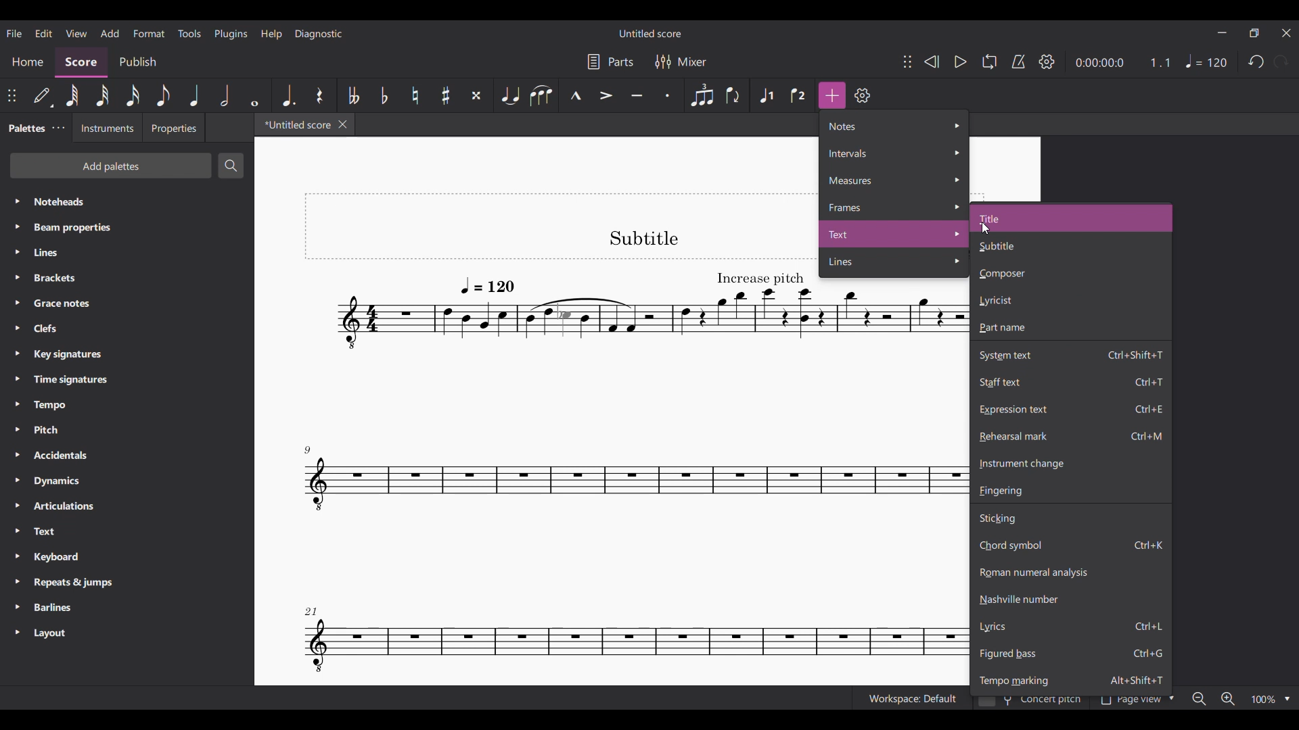 This screenshot has width=1299, height=730. What do you see at coordinates (1070, 246) in the screenshot?
I see `Subtitle ` at bounding box center [1070, 246].